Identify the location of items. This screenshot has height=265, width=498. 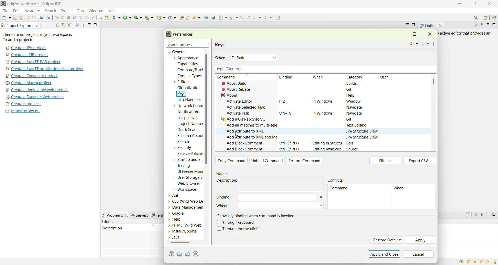
(108, 222).